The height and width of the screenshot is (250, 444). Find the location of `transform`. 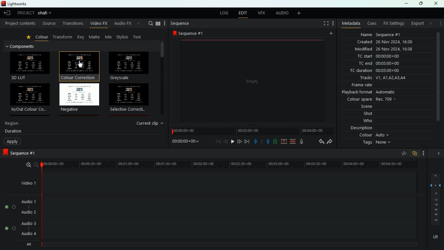

transform is located at coordinates (64, 37).